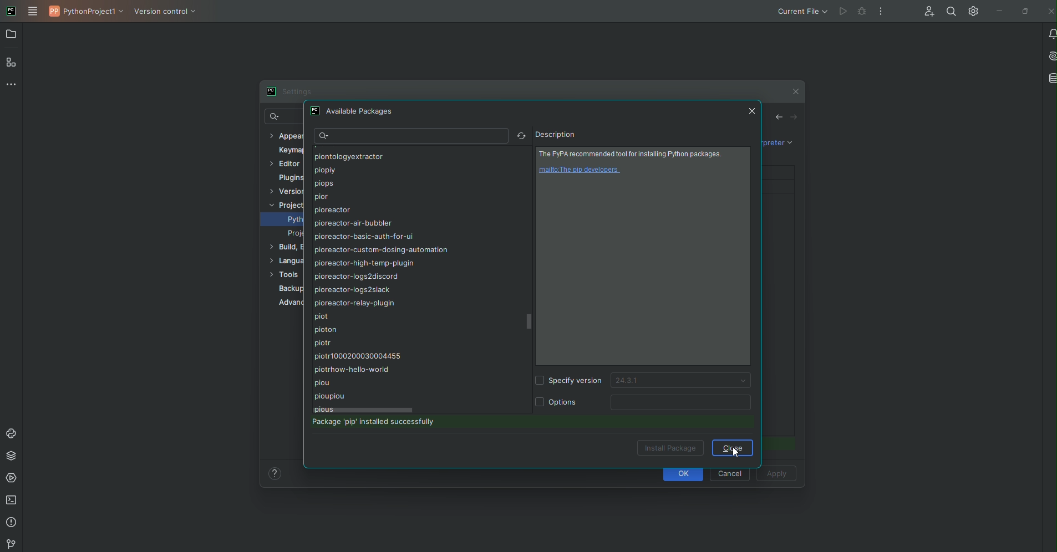 The height and width of the screenshot is (552, 1057). Describe the element at coordinates (88, 13) in the screenshot. I see `PythonProject1` at that location.